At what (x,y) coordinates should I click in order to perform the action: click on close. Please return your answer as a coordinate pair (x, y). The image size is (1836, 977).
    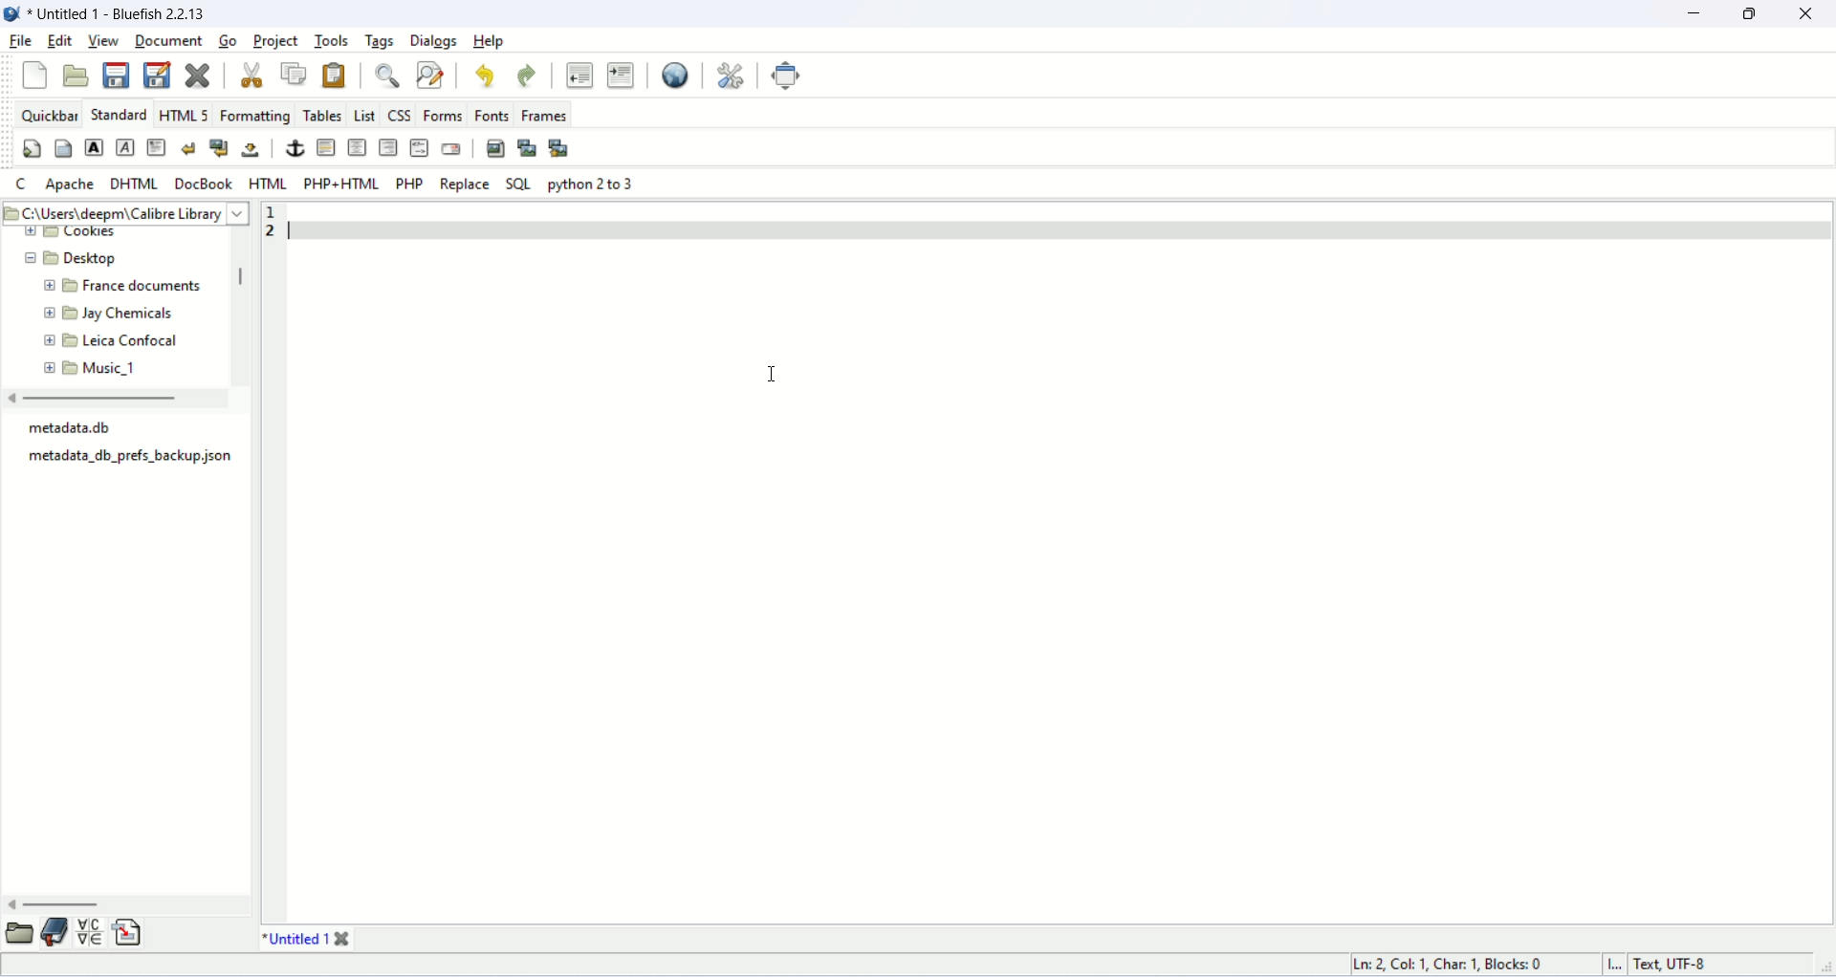
    Looking at the image, I should click on (198, 73).